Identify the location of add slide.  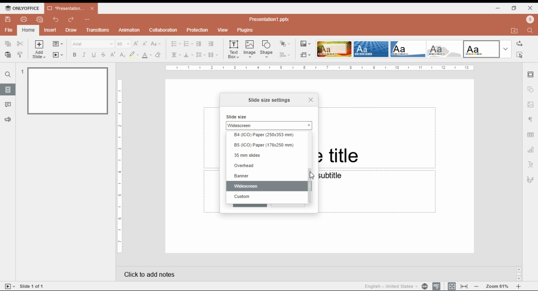
(40, 50).